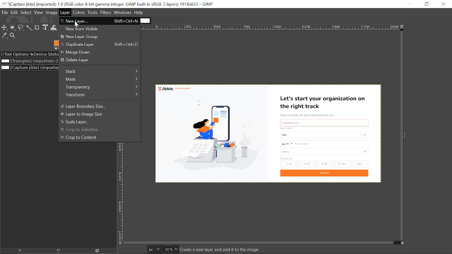  What do you see at coordinates (46, 54) in the screenshot?
I see `Device status` at bounding box center [46, 54].